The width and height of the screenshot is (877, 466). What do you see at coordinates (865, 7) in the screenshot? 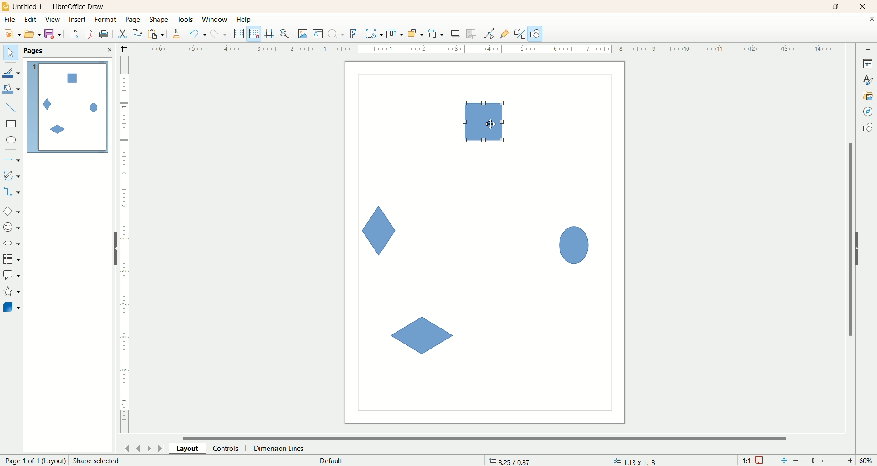
I see `close` at bounding box center [865, 7].